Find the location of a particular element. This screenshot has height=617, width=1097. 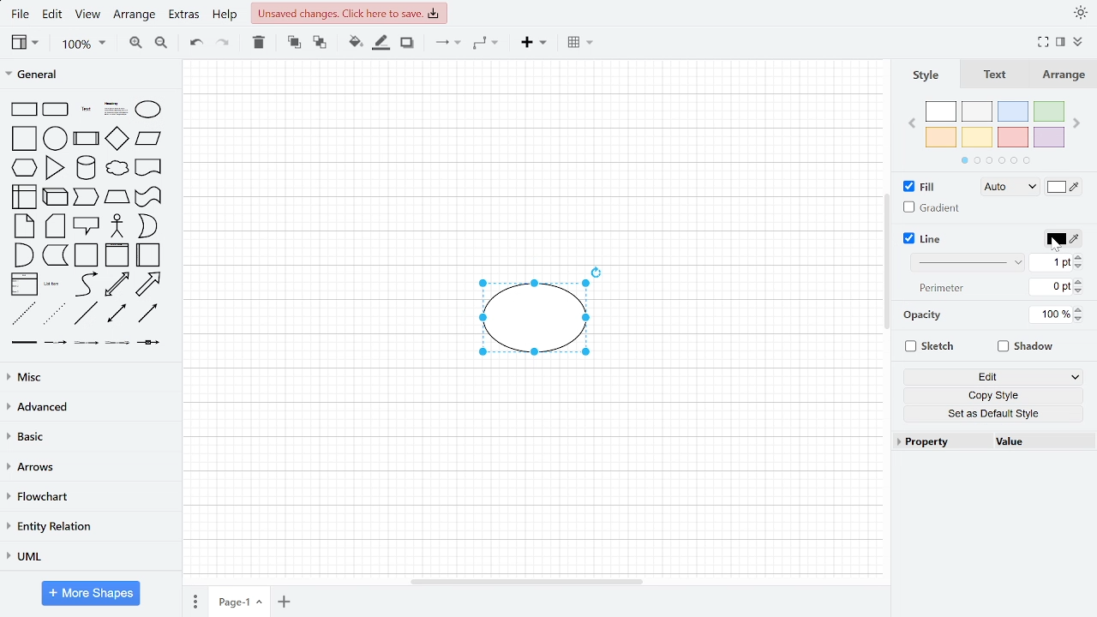

curve is located at coordinates (86, 285).